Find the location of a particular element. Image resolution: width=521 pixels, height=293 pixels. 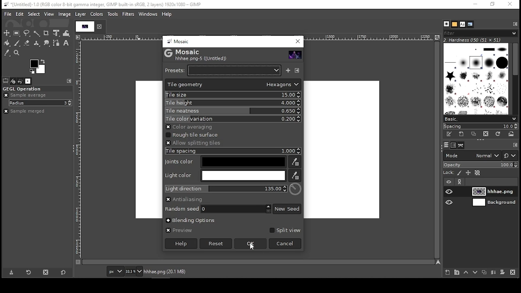

restore is located at coordinates (493, 4).